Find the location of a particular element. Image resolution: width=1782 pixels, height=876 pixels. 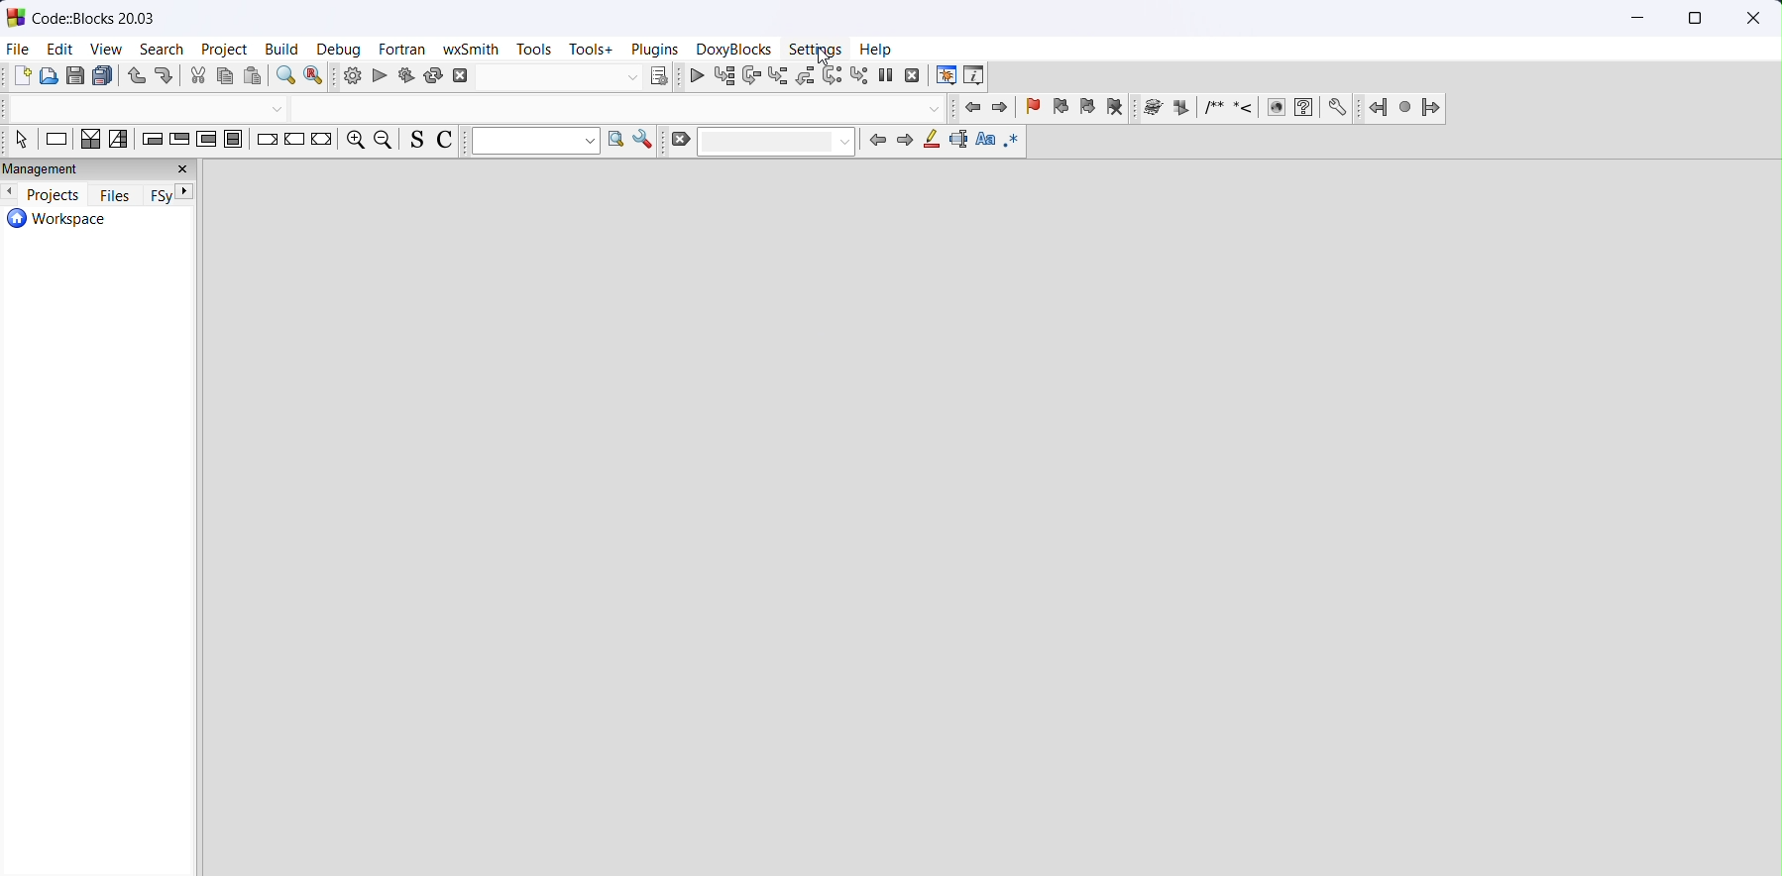

rebuild is located at coordinates (435, 76).